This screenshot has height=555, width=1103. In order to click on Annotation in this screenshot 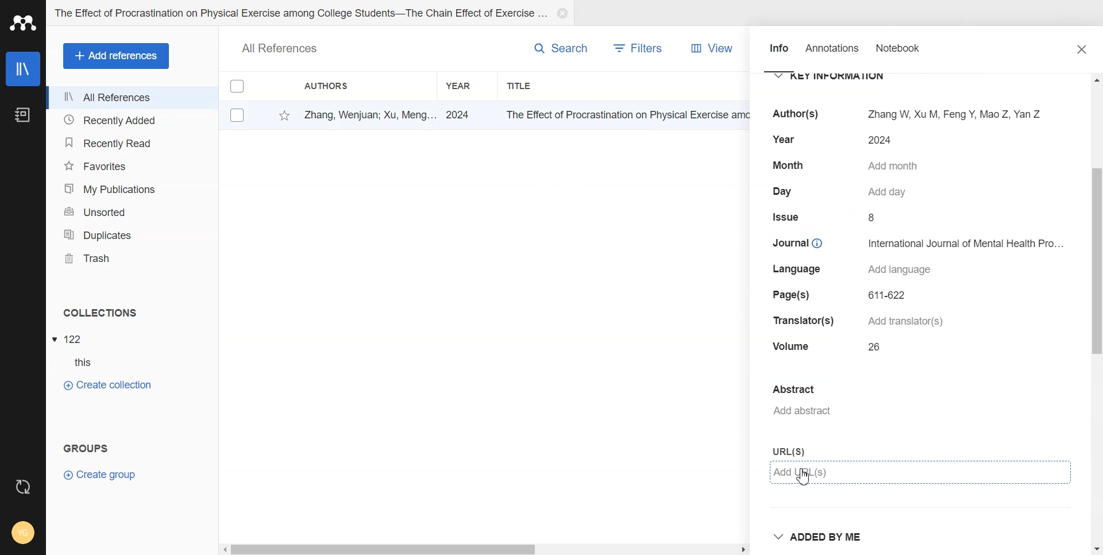, I will do `click(834, 52)`.